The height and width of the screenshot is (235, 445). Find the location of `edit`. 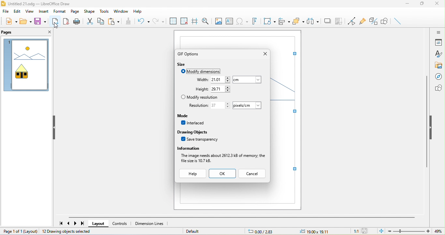

edit is located at coordinates (18, 11).